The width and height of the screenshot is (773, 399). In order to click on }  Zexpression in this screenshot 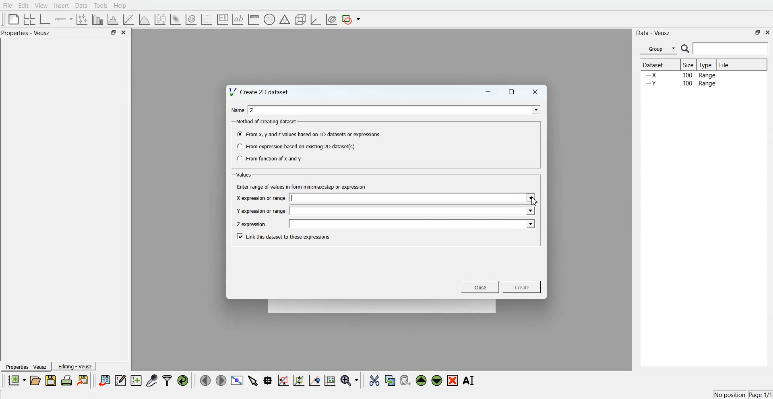, I will do `click(252, 224)`.